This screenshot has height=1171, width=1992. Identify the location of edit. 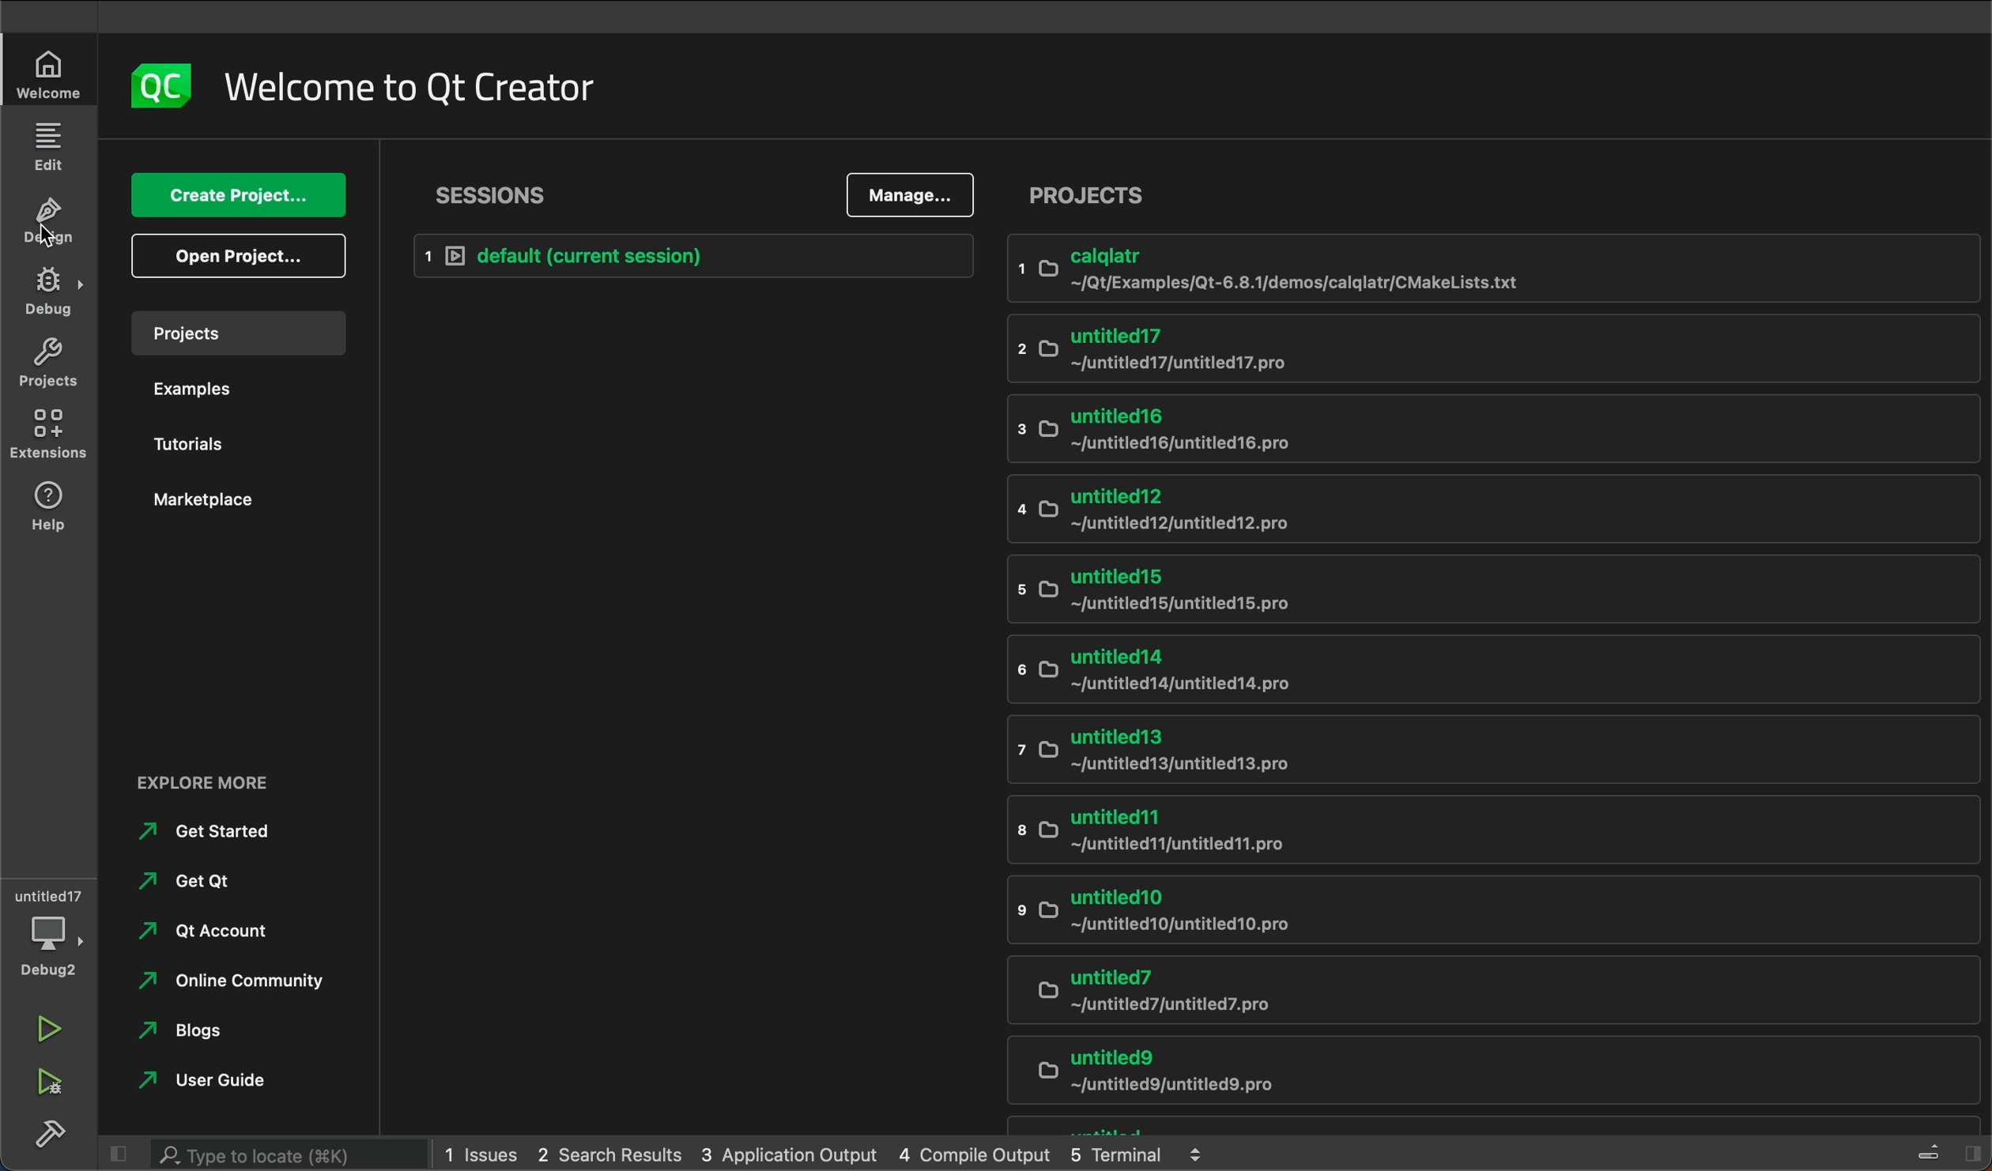
(48, 145).